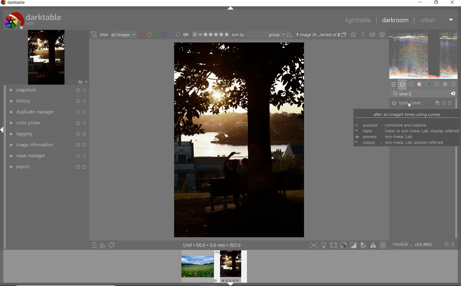  Describe the element at coordinates (394, 84) in the screenshot. I see `quick access panel` at that location.